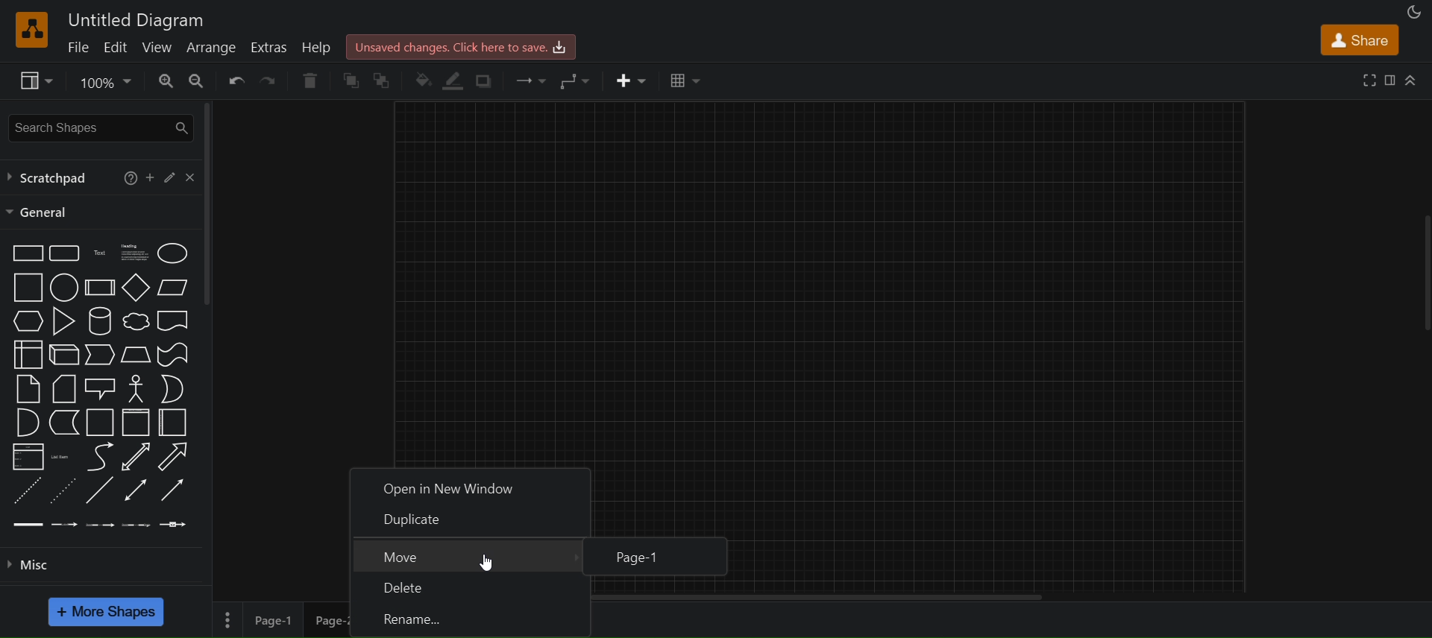 The width and height of the screenshot is (1432, 638). Describe the element at coordinates (173, 253) in the screenshot. I see `ellipse` at that location.